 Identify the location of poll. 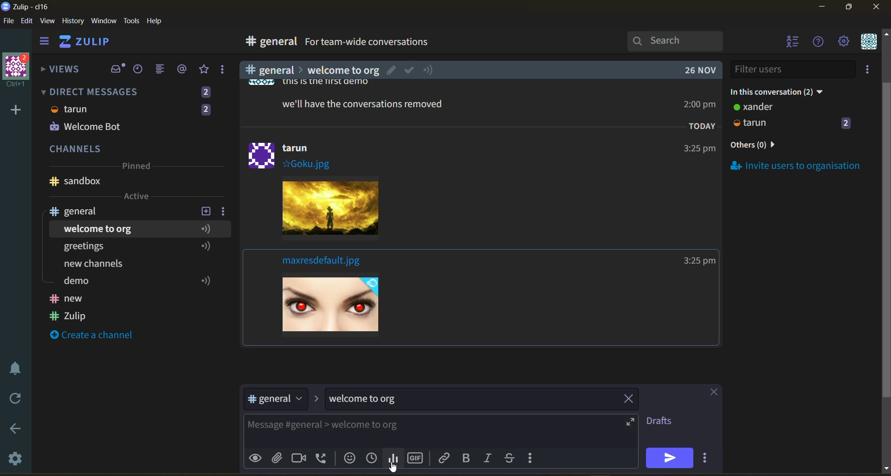
(395, 458).